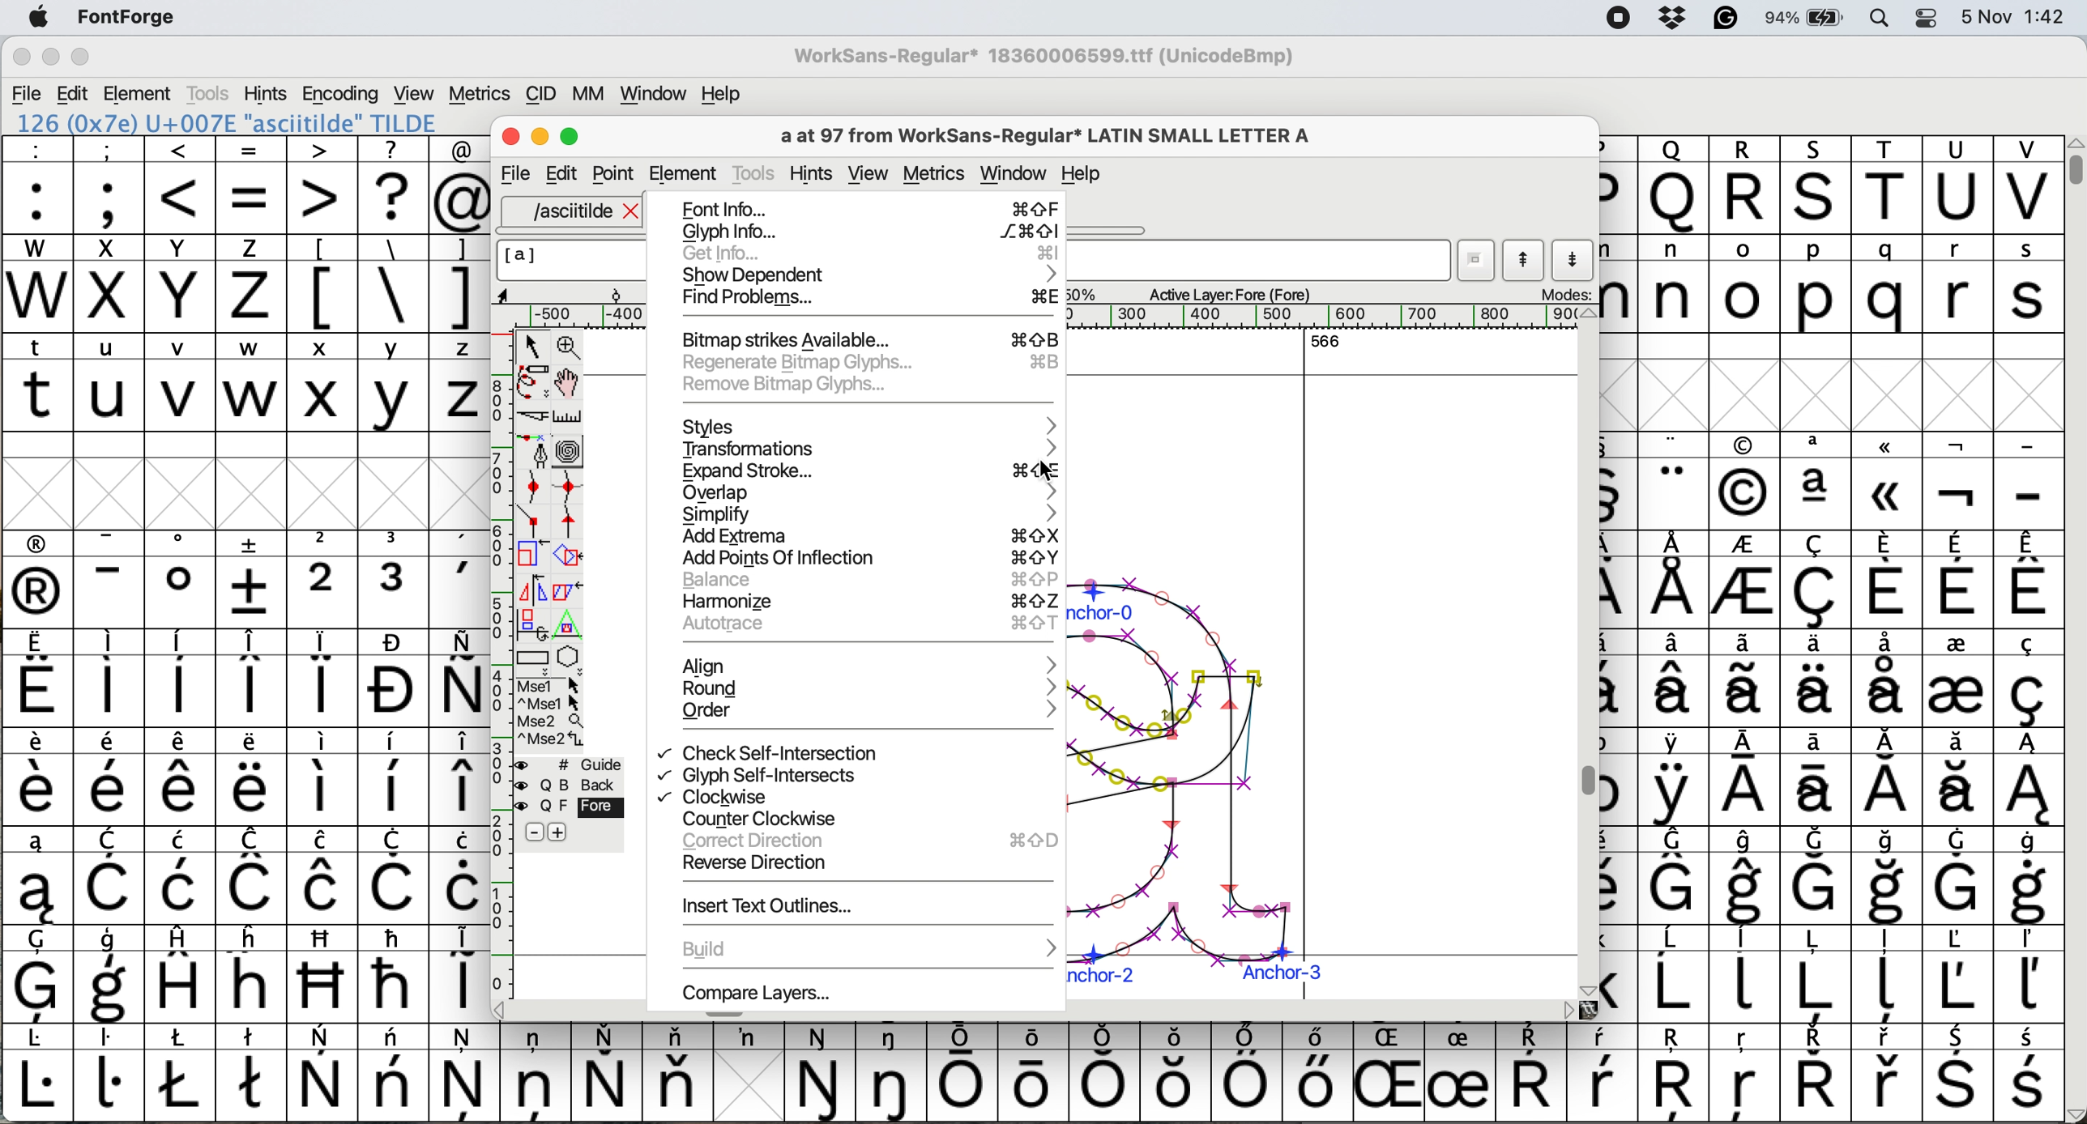 This screenshot has width=2087, height=1124. I want to click on symbol, so click(37, 1074).